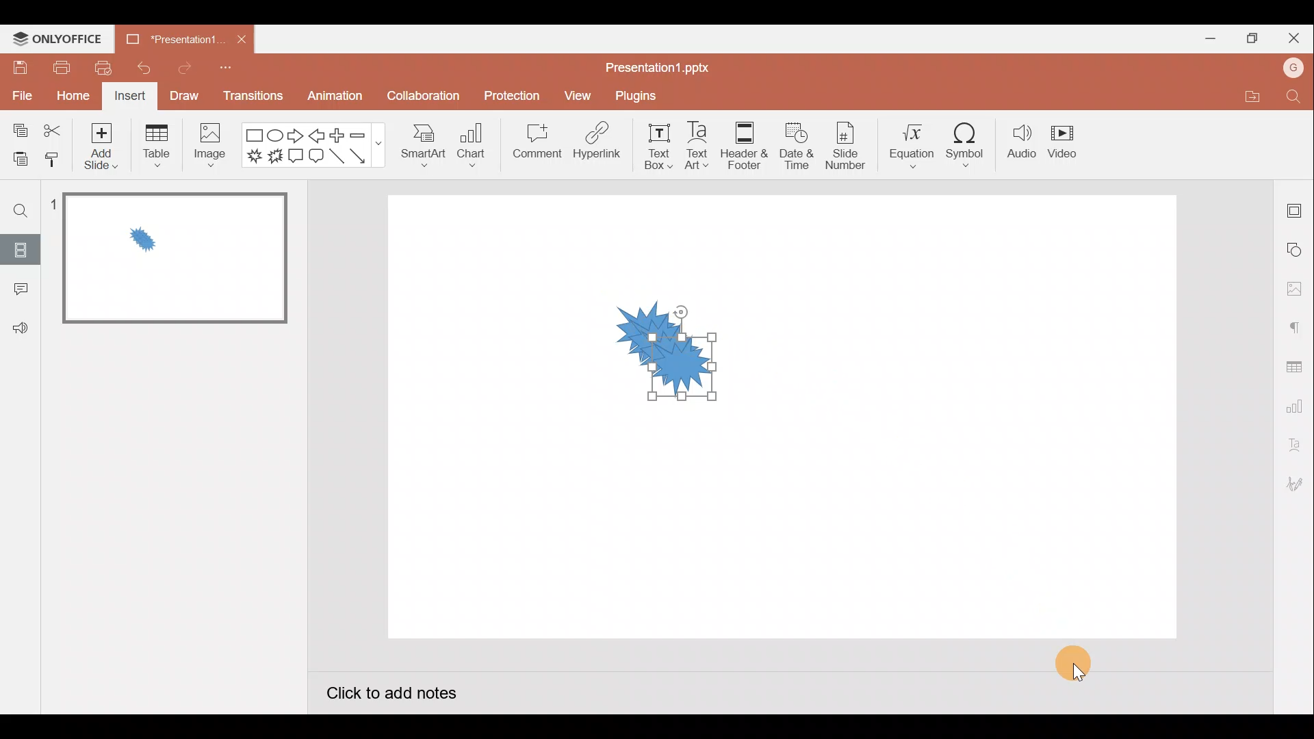 The image size is (1314, 739). What do you see at coordinates (19, 211) in the screenshot?
I see `Find` at bounding box center [19, 211].